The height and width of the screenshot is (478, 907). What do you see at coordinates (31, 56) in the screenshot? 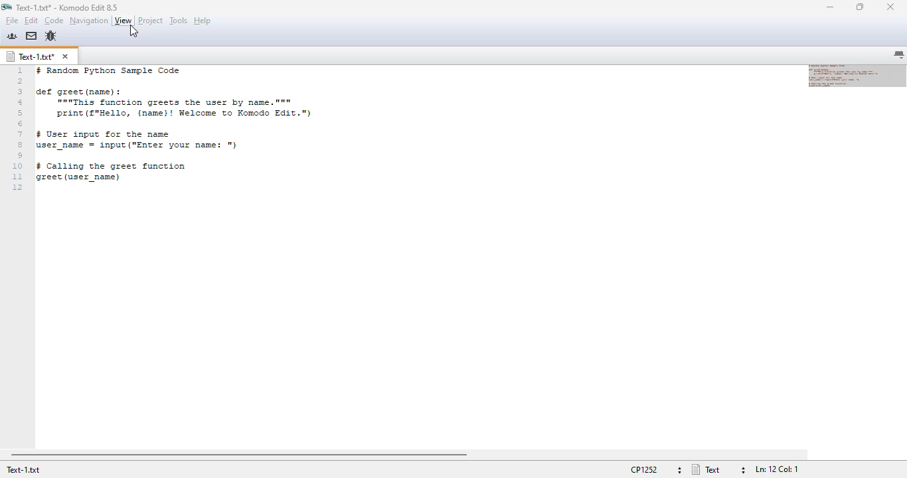
I see `text-1` at bounding box center [31, 56].